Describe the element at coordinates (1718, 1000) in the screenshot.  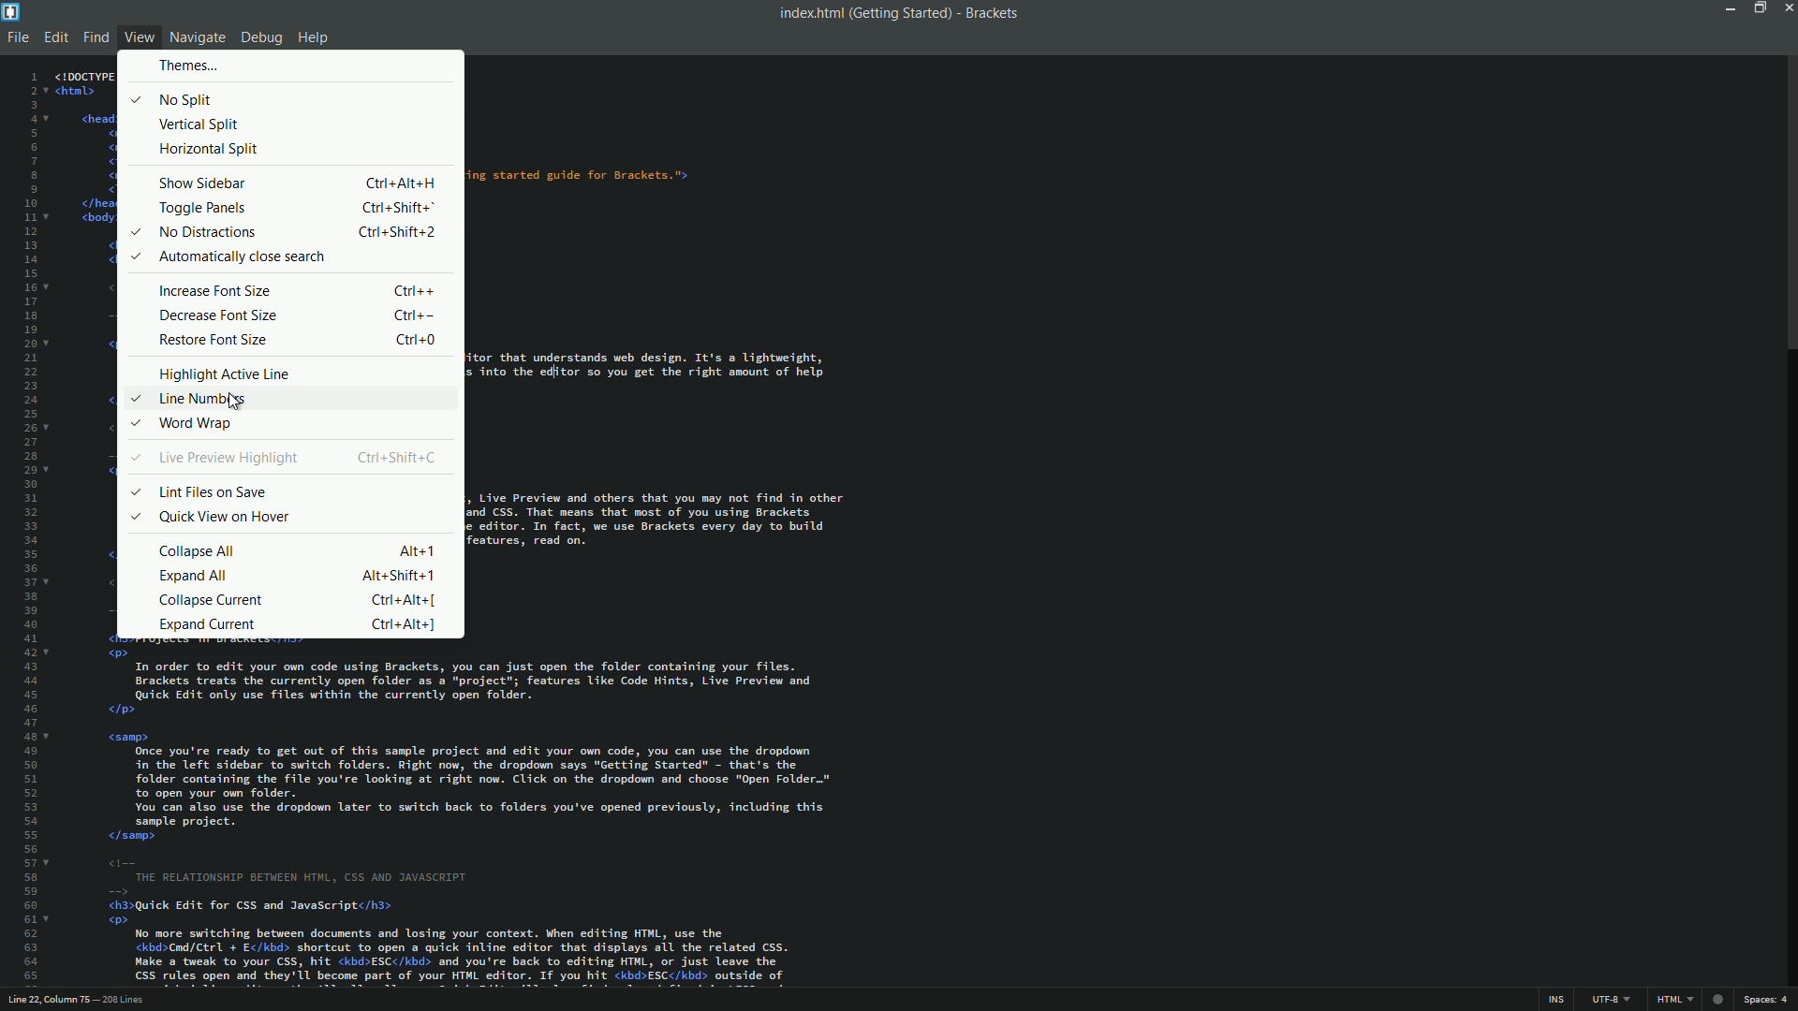
I see `icon` at that location.